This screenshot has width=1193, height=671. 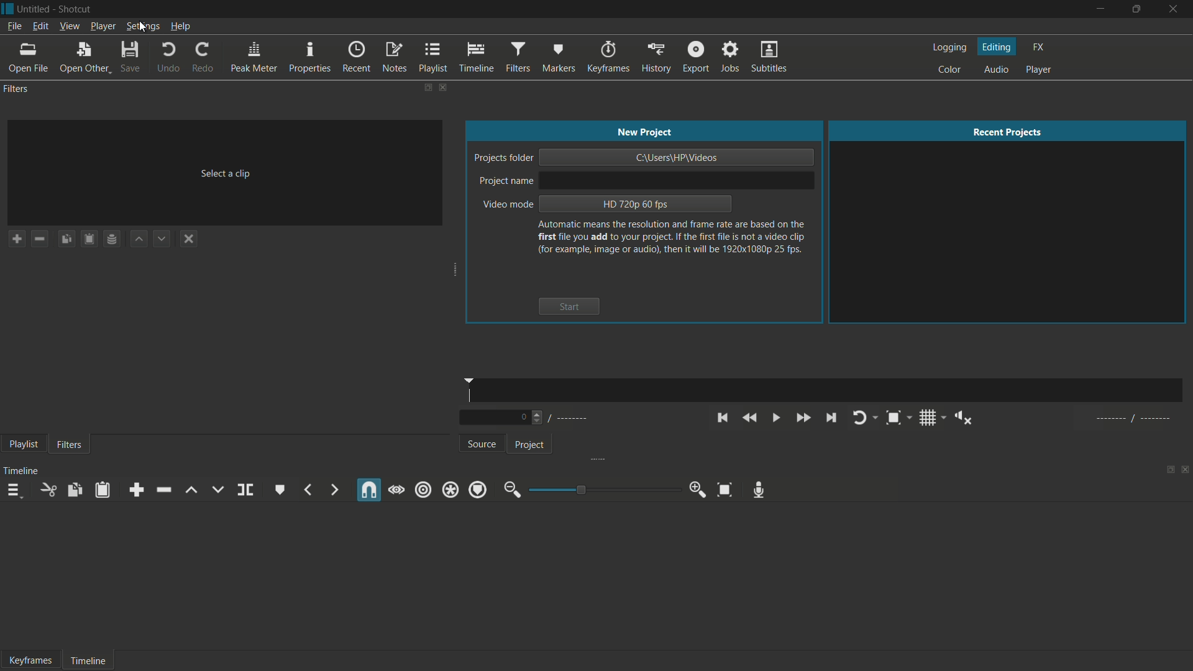 What do you see at coordinates (635, 204) in the screenshot?
I see `hd 720p 60 fps` at bounding box center [635, 204].